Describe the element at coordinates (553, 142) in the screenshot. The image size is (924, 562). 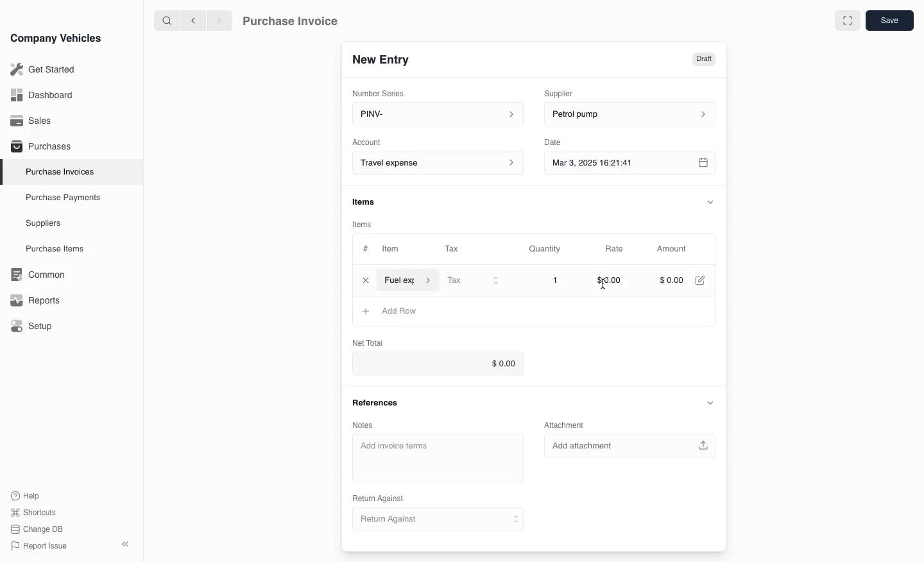
I see `Date` at that location.